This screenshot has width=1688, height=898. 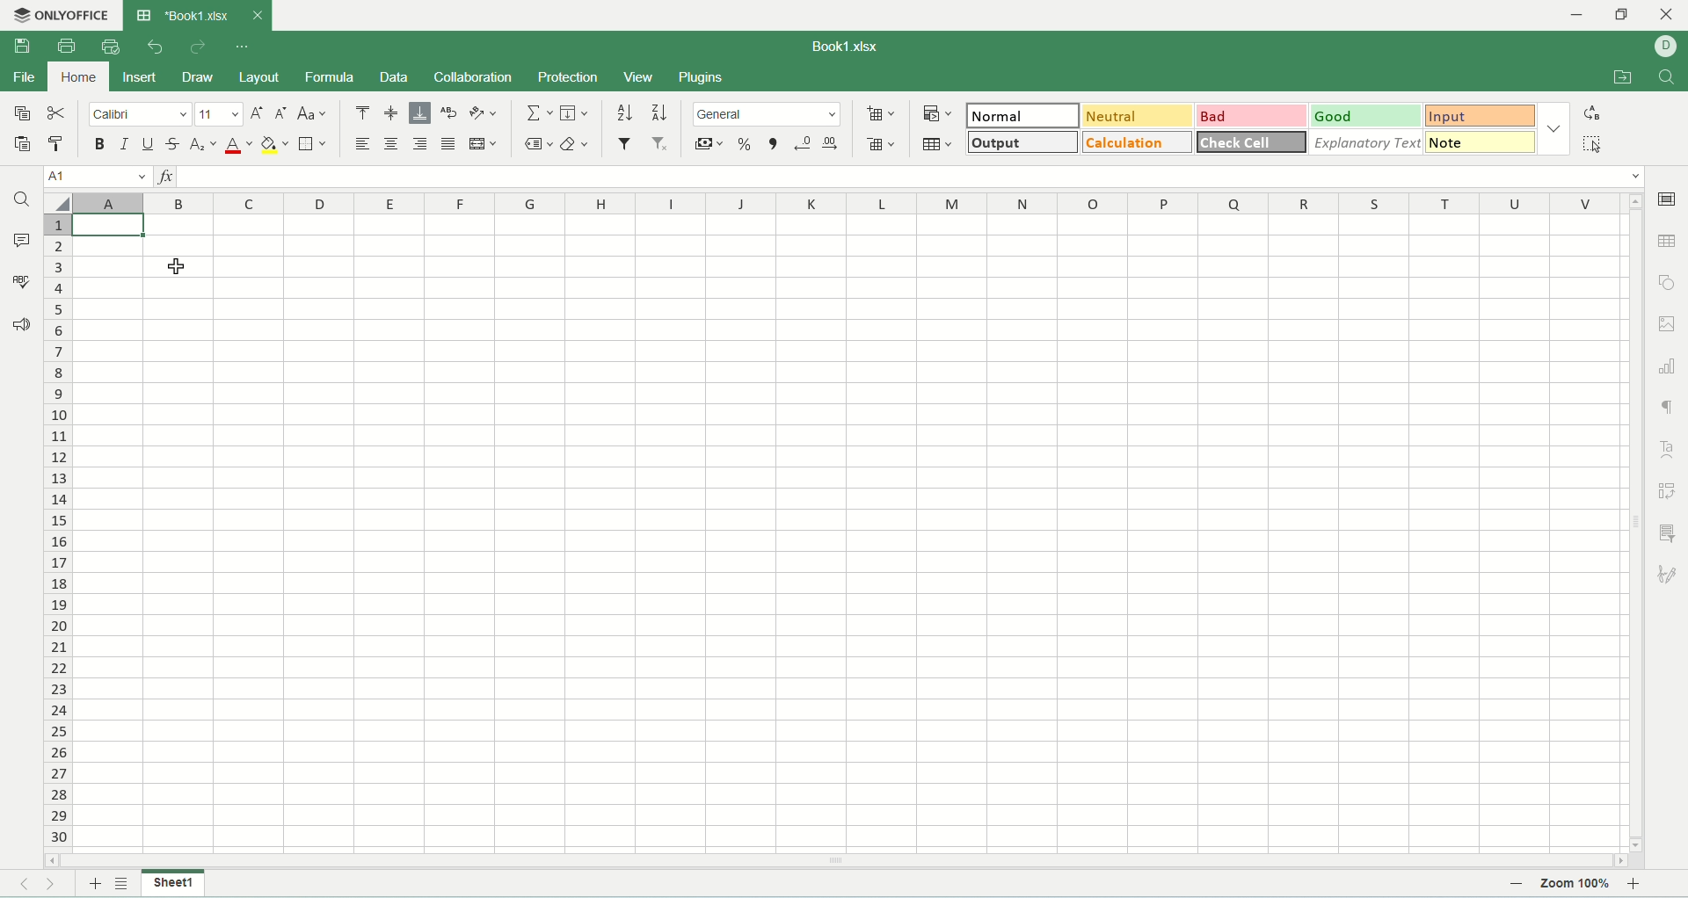 What do you see at coordinates (60, 146) in the screenshot?
I see `copy style` at bounding box center [60, 146].